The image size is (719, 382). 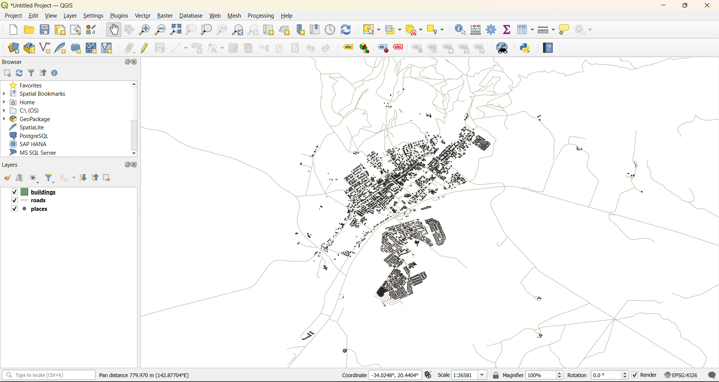 I want to click on metadata, so click(x=144, y=376).